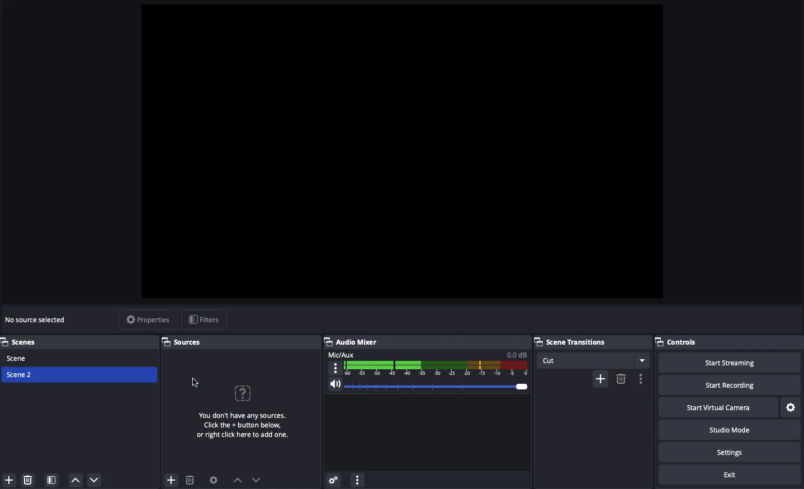  I want to click on Studio mode, so click(727, 429).